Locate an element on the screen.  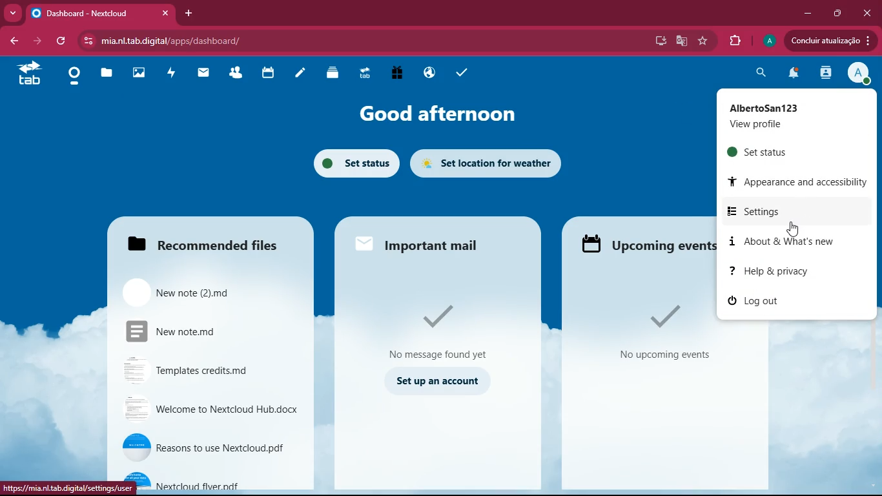
set status is located at coordinates (351, 162).